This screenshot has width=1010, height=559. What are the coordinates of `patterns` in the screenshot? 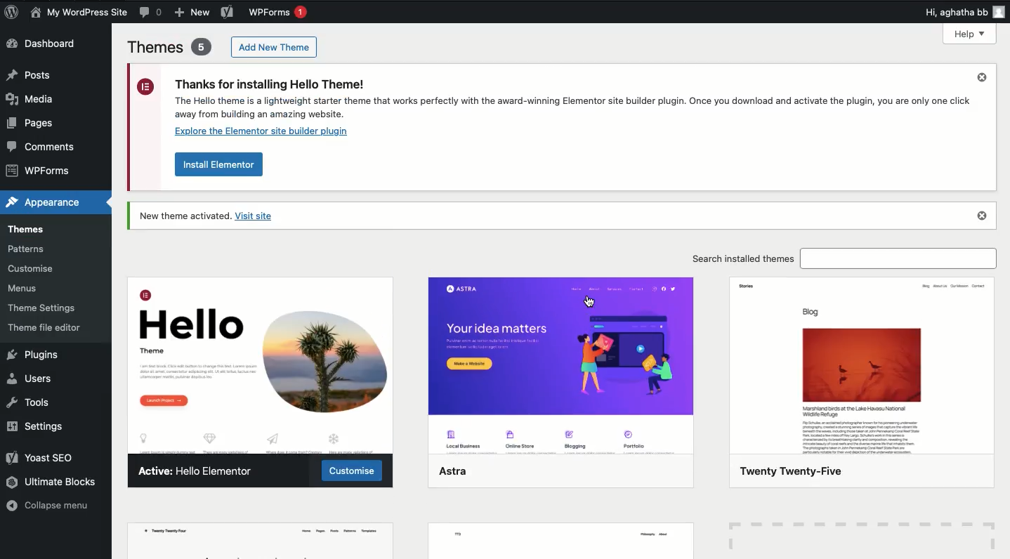 It's located at (43, 249).